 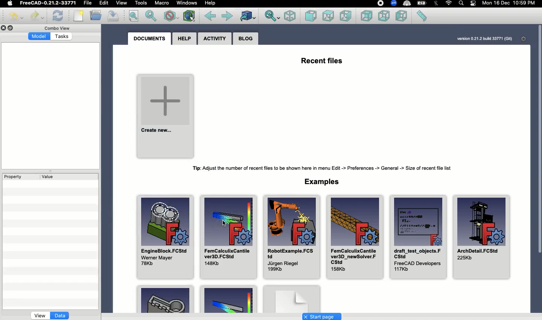 What do you see at coordinates (166, 238) in the screenshot?
I see `EngineBlock.FCStd Werner Mayer 78Kb` at bounding box center [166, 238].